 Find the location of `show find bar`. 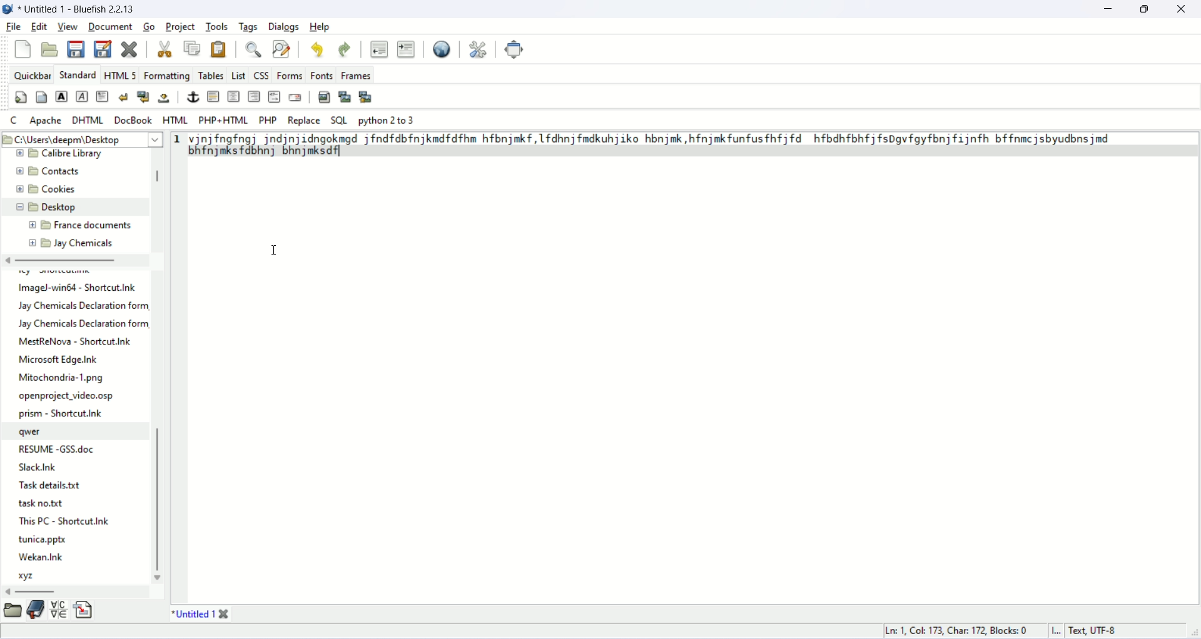

show find bar is located at coordinates (254, 49).